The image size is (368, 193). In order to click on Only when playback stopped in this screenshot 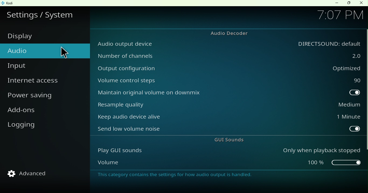, I will do `click(321, 151)`.